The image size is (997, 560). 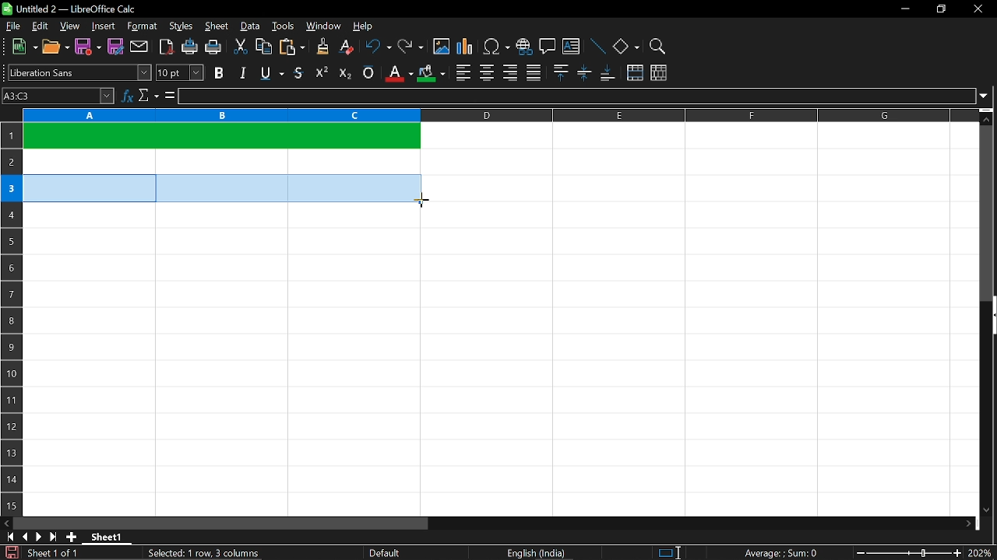 What do you see at coordinates (509, 73) in the screenshot?
I see `align right` at bounding box center [509, 73].